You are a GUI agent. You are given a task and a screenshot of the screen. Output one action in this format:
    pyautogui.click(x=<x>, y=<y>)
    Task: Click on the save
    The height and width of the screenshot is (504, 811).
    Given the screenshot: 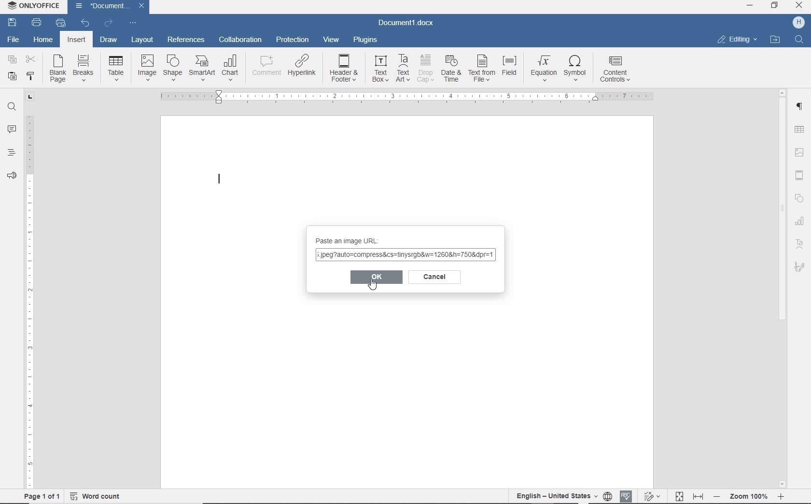 What is the action you would take?
    pyautogui.click(x=12, y=23)
    